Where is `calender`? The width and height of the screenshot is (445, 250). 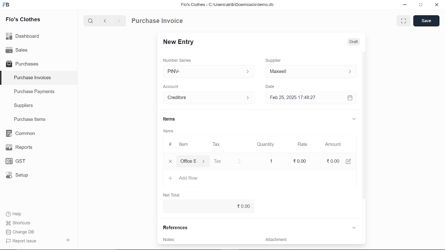 calender is located at coordinates (351, 98).